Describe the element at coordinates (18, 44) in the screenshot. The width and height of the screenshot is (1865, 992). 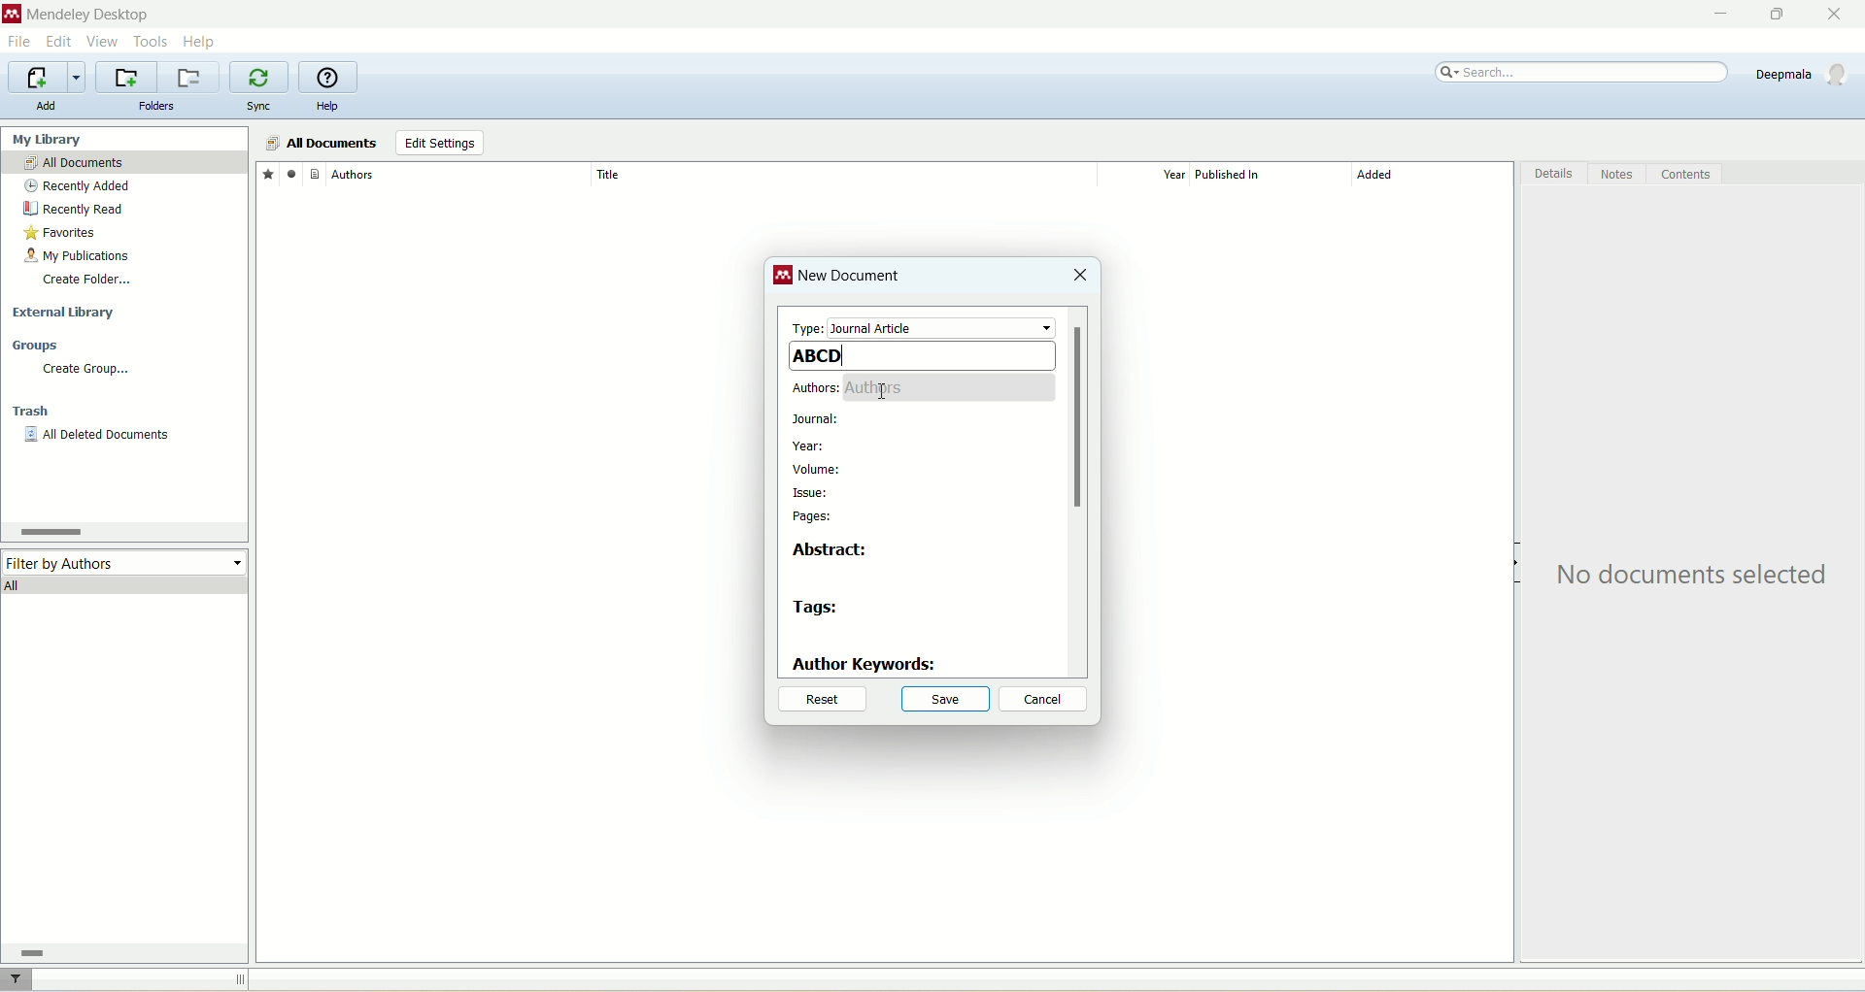
I see `file` at that location.